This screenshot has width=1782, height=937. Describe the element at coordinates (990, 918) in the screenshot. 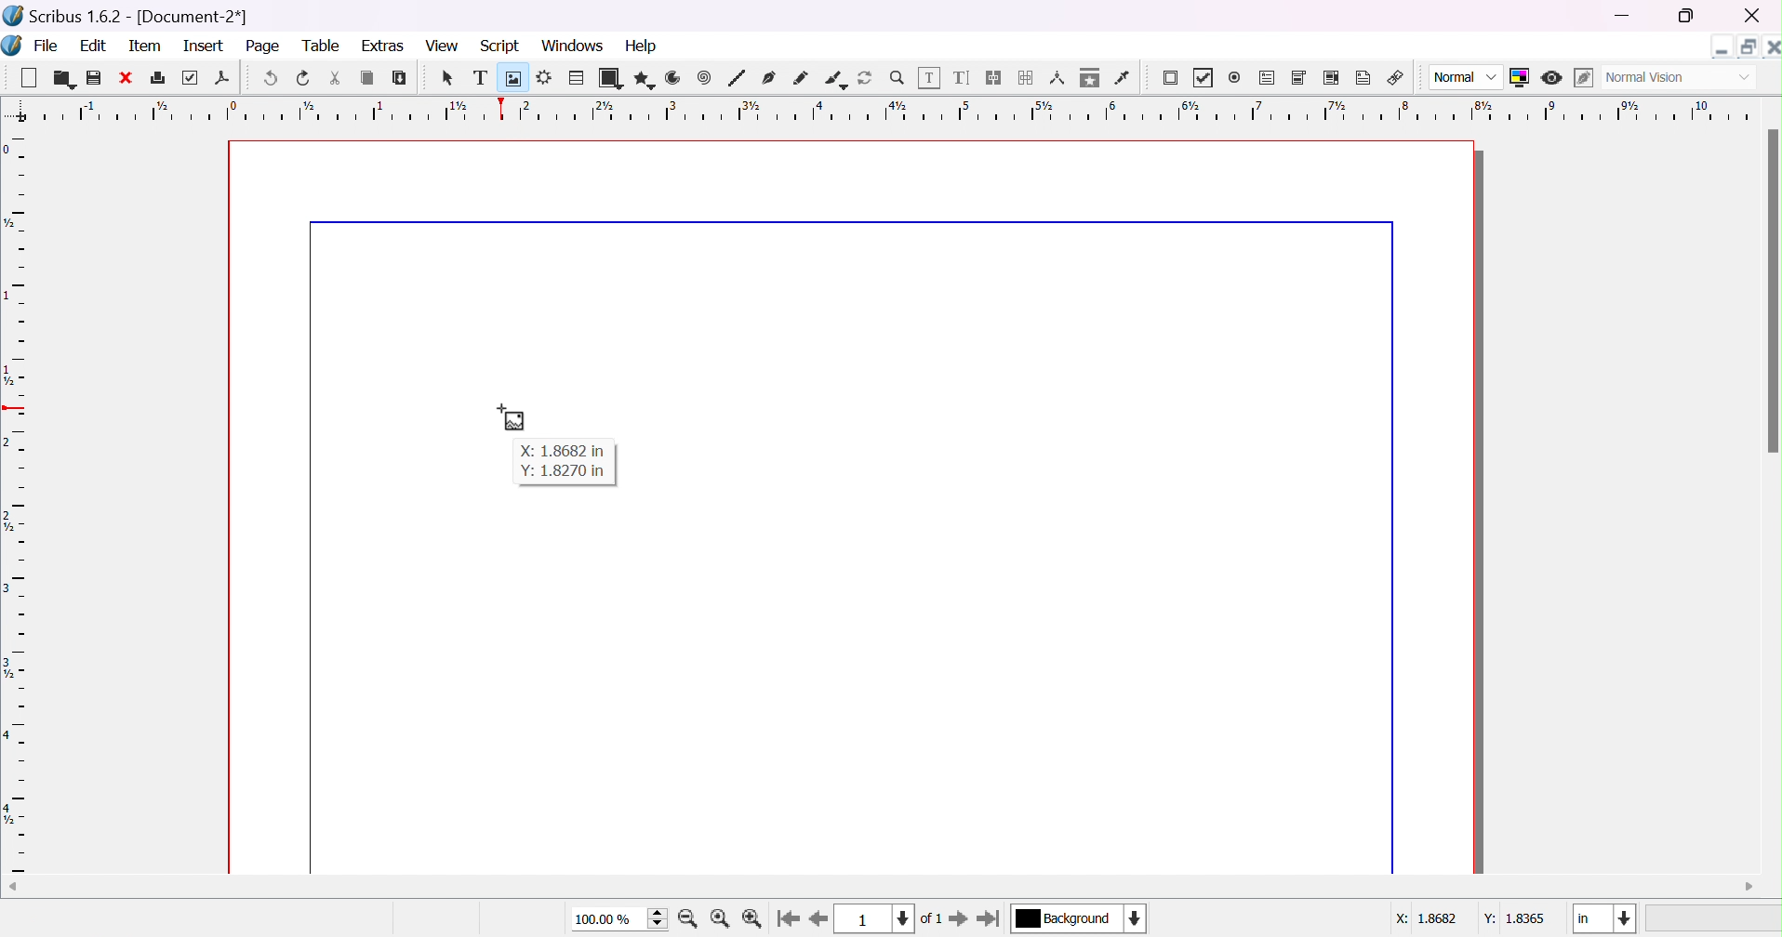

I see `go to last page` at that location.